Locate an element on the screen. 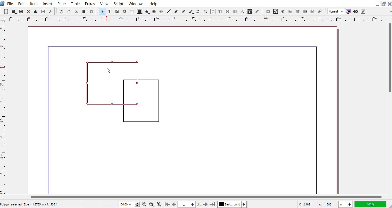 This screenshot has height=208, width=392. Table is located at coordinates (132, 11).